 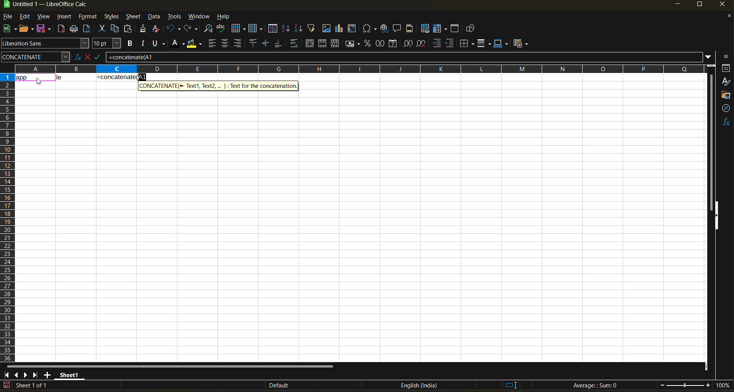 I want to click on font color, so click(x=179, y=43).